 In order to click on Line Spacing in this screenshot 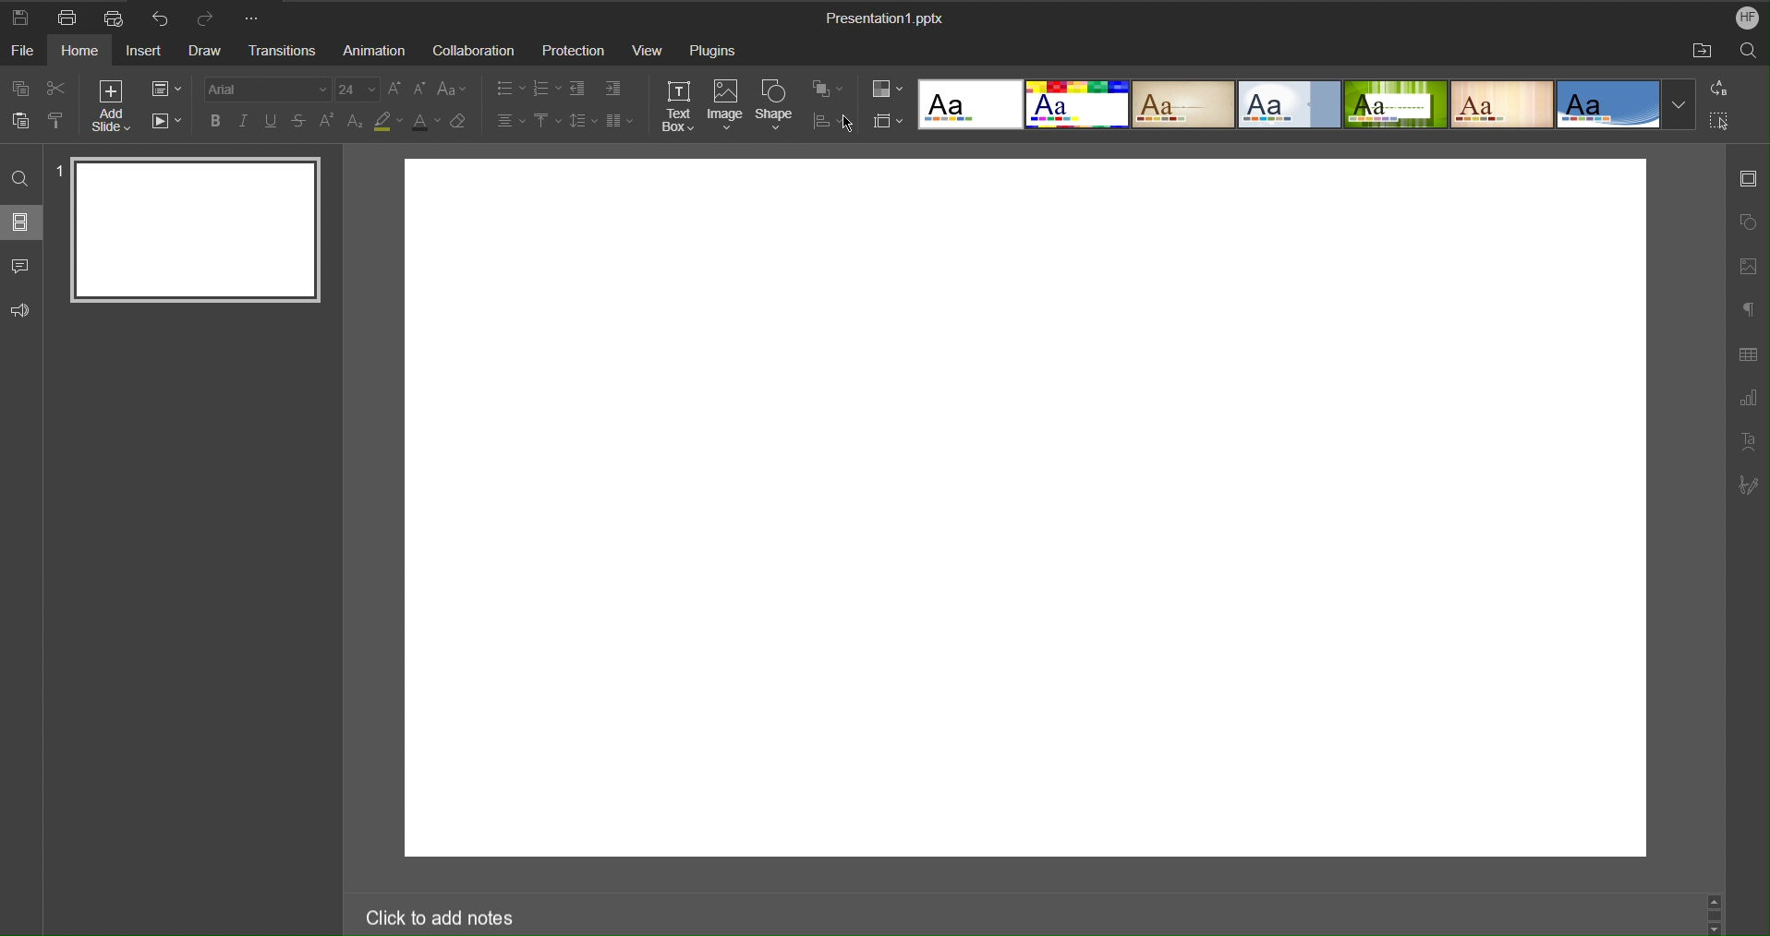, I will do `click(584, 123)`.